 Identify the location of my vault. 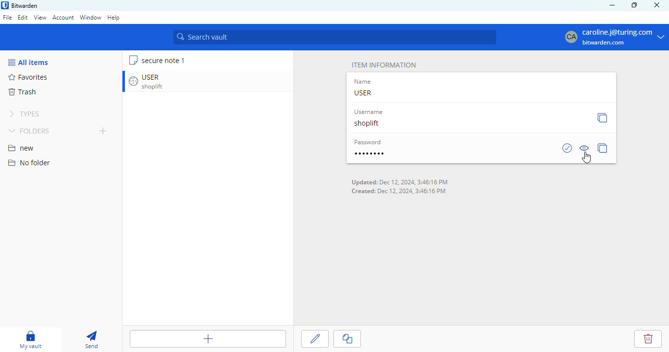
(31, 340).